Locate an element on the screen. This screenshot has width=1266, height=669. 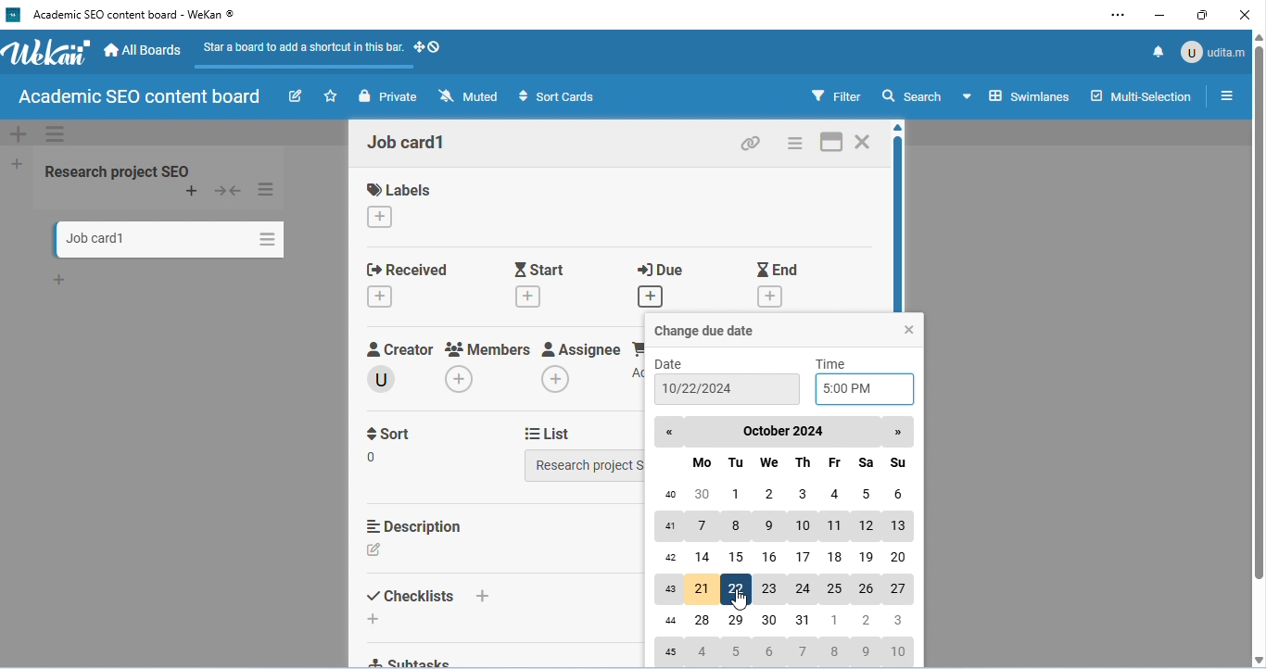
cursor movement is located at coordinates (740, 600).